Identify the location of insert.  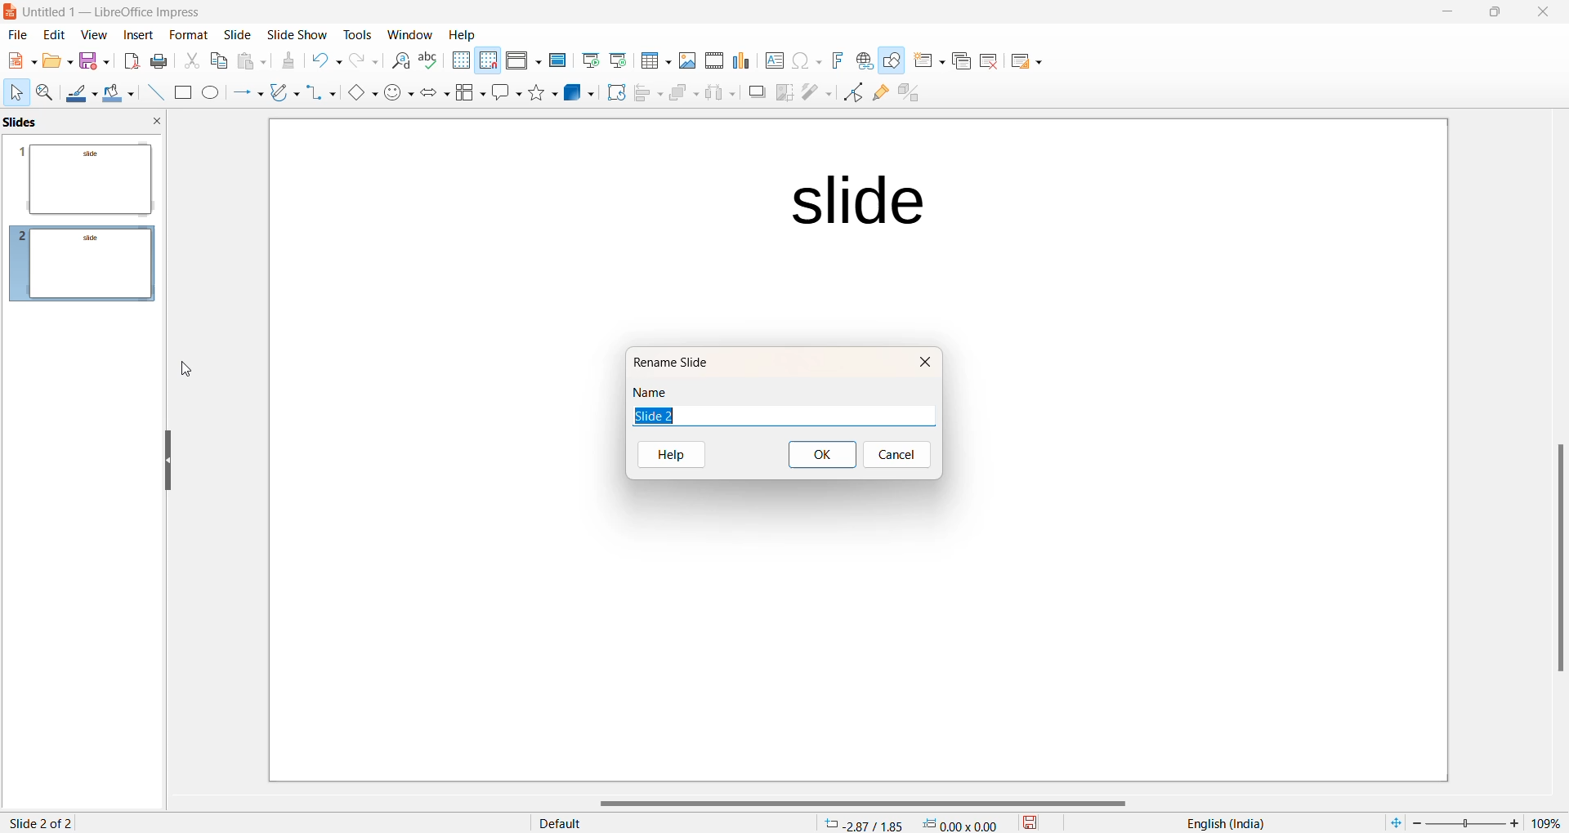
(131, 36).